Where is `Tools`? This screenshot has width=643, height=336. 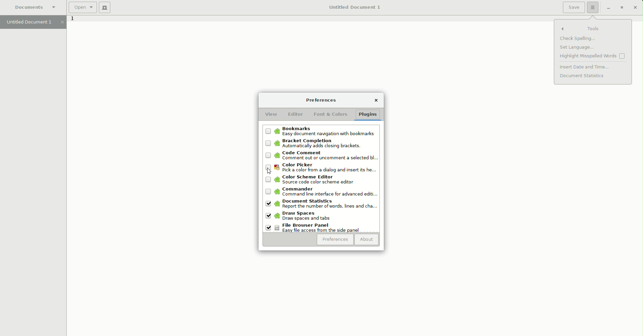 Tools is located at coordinates (594, 29).